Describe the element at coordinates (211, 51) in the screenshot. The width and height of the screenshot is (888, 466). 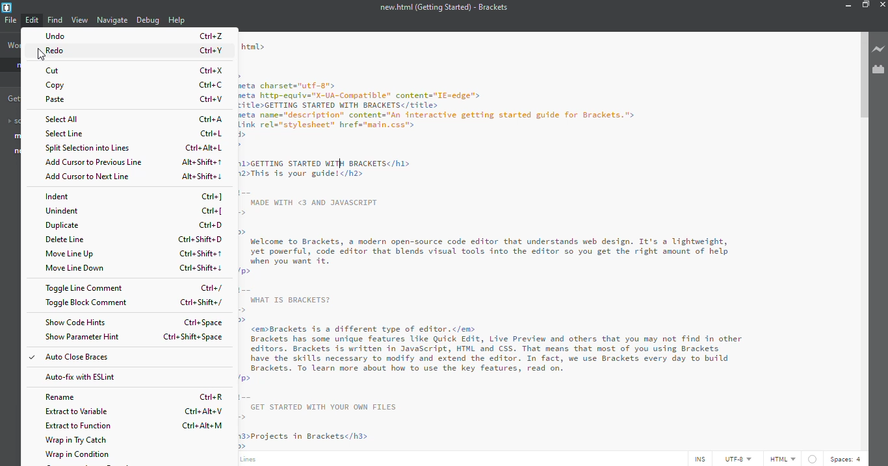
I see `ctrl+y` at that location.